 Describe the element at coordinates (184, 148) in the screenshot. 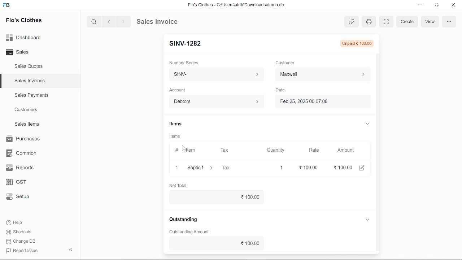

I see `cursor` at that location.